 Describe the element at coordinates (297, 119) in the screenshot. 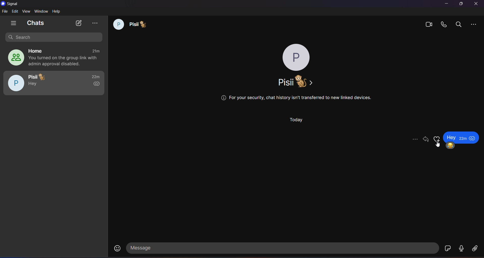

I see `day` at that location.